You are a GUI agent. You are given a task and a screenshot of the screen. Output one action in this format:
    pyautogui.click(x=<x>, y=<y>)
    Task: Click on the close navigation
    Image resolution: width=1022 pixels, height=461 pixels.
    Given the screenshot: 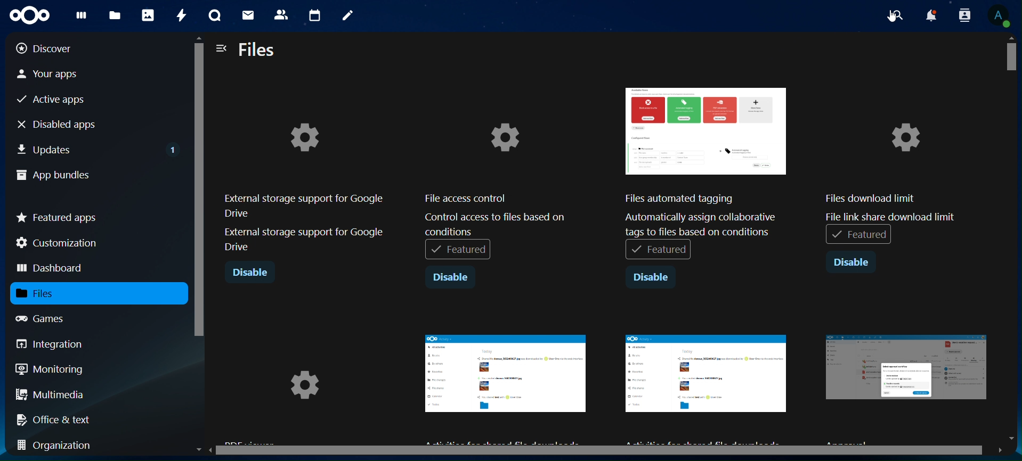 What is the action you would take?
    pyautogui.click(x=222, y=50)
    